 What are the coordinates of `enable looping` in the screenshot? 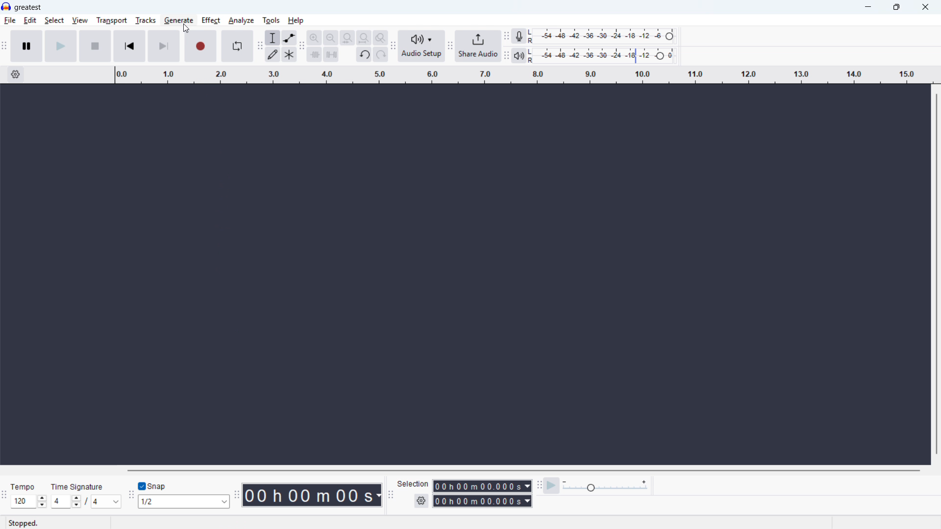 It's located at (237, 47).